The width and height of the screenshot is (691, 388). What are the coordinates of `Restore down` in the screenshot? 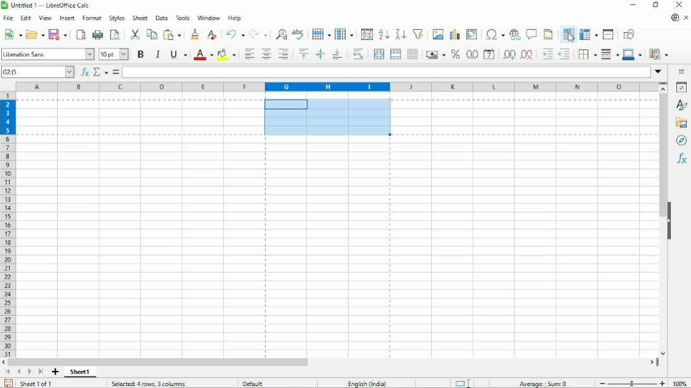 It's located at (656, 6).